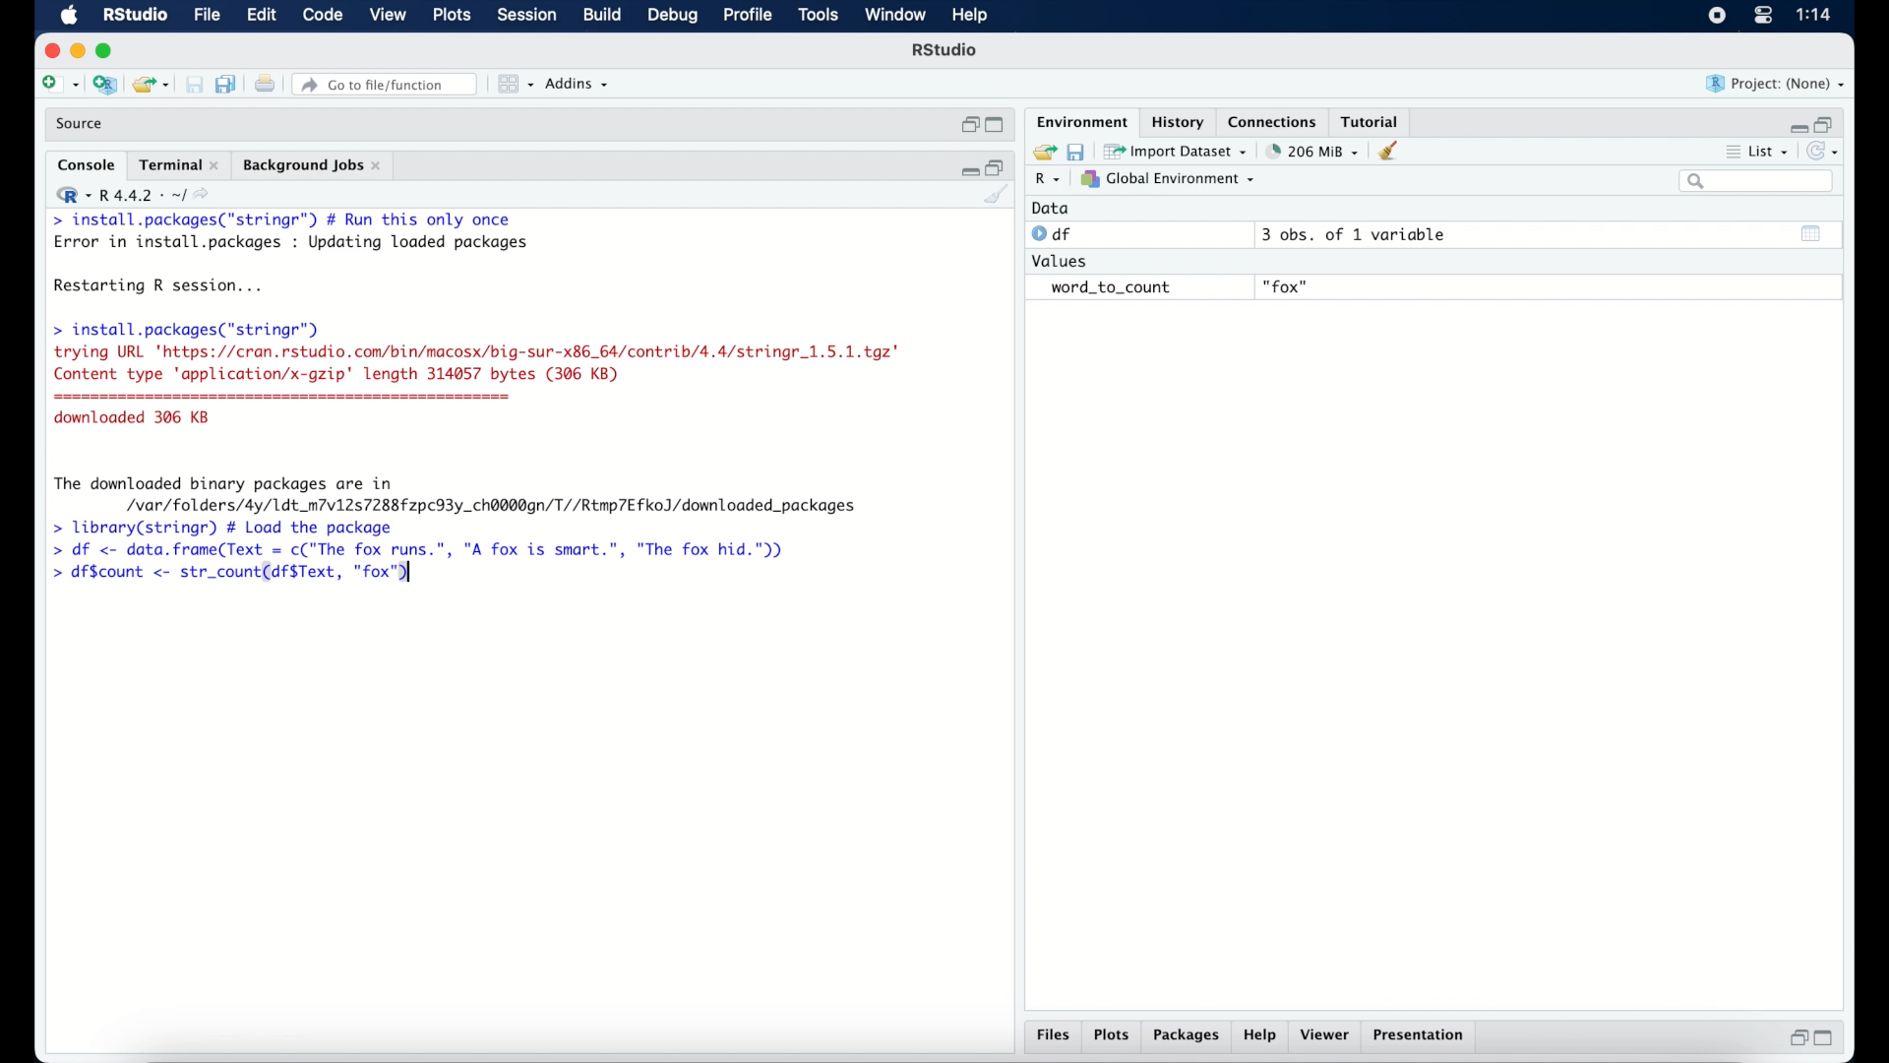 Image resolution: width=1889 pixels, height=1063 pixels. Describe the element at coordinates (59, 86) in the screenshot. I see `create new file` at that location.